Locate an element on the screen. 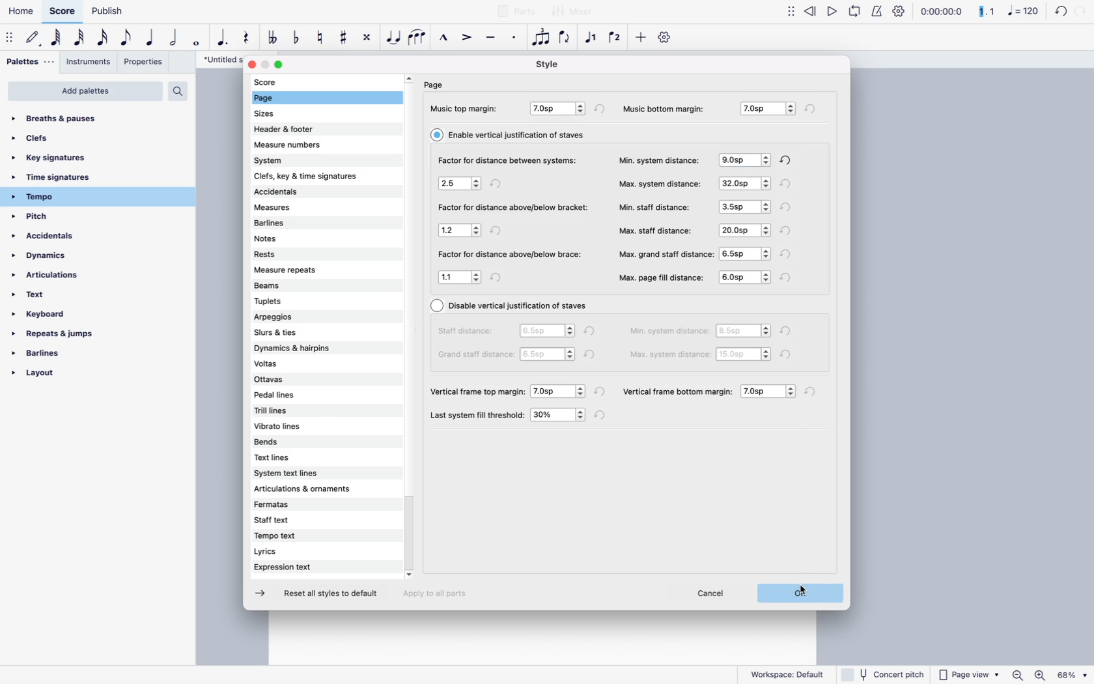 The height and width of the screenshot is (684, 1094). refresh is located at coordinates (788, 277).